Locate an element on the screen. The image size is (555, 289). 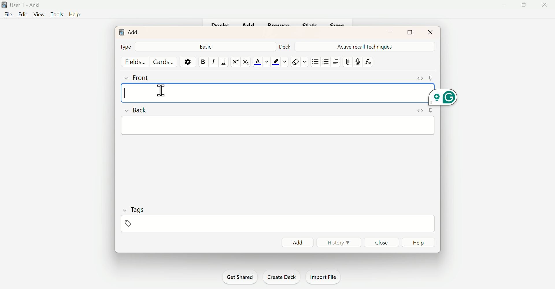
Fields... is located at coordinates (135, 61).